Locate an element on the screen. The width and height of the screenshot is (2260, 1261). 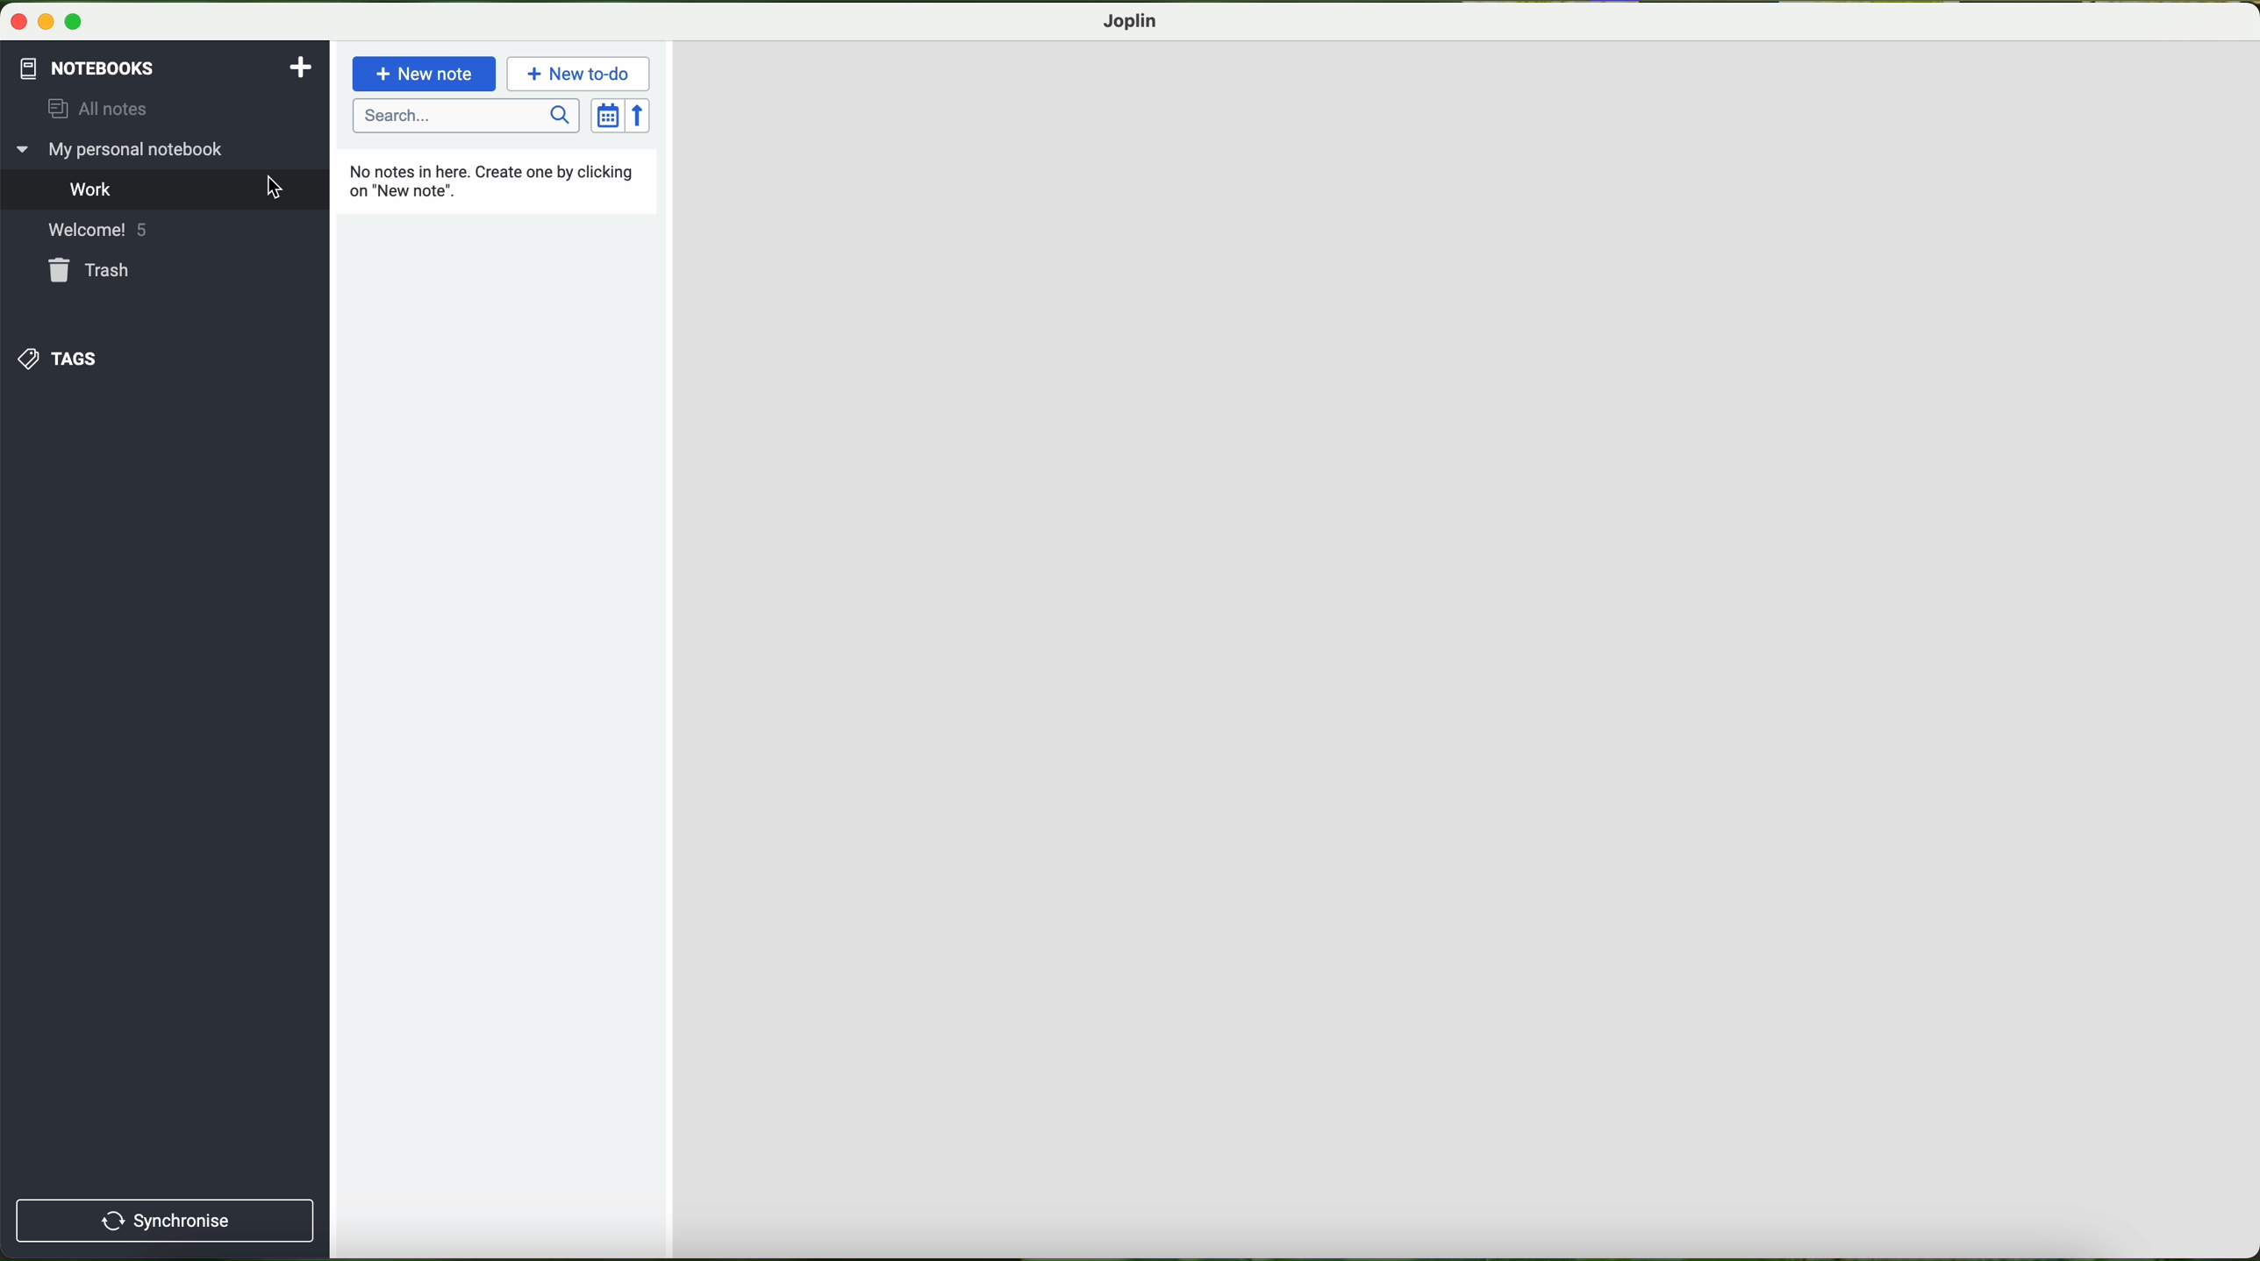
minimize is located at coordinates (48, 23).